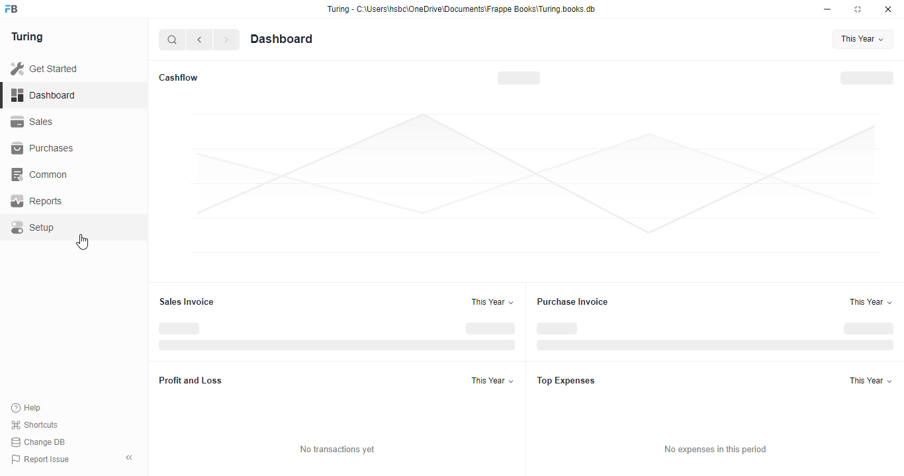 This screenshot has height=476, width=904. What do you see at coordinates (26, 36) in the screenshot?
I see `turing` at bounding box center [26, 36].